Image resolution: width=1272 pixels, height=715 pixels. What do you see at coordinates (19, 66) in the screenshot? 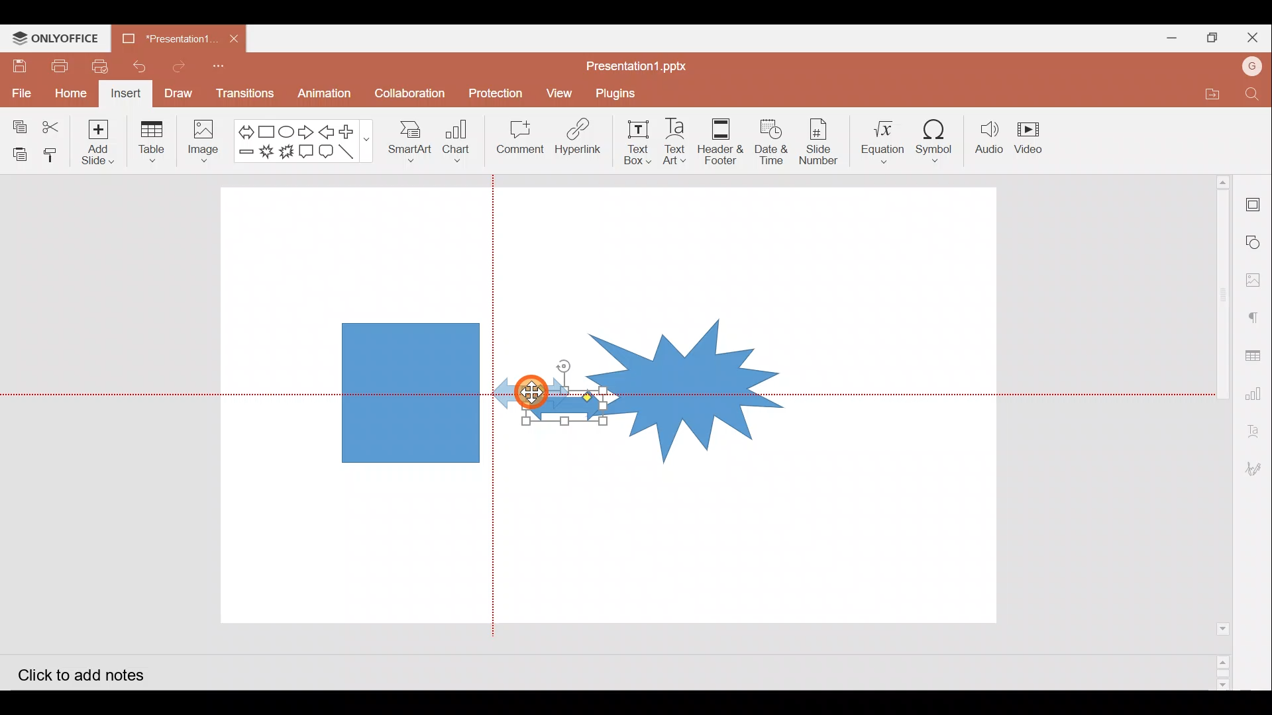
I see `Save` at bounding box center [19, 66].